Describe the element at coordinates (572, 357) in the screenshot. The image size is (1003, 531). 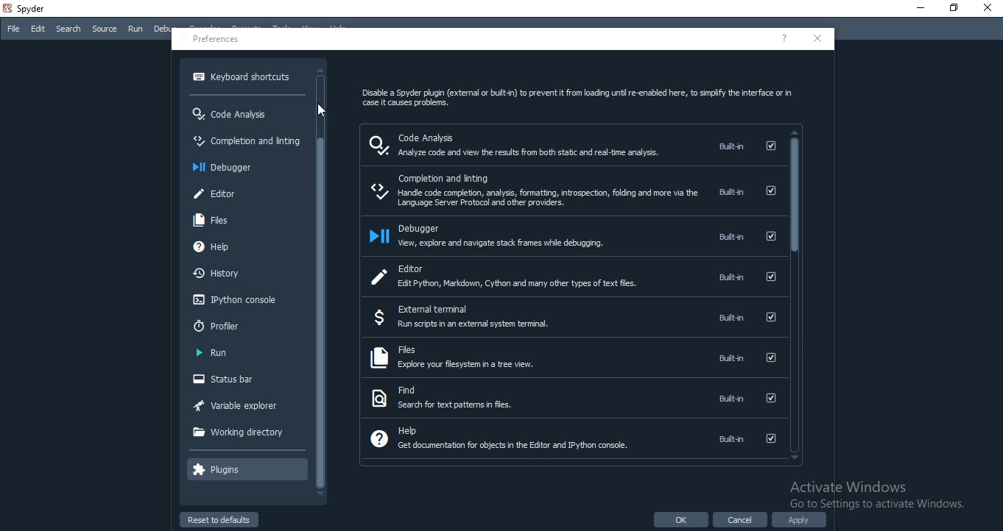
I see `files` at that location.